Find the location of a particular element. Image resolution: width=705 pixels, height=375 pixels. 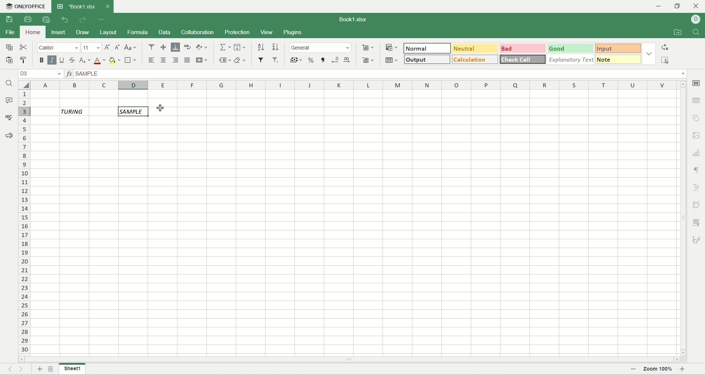

replace is located at coordinates (666, 47).